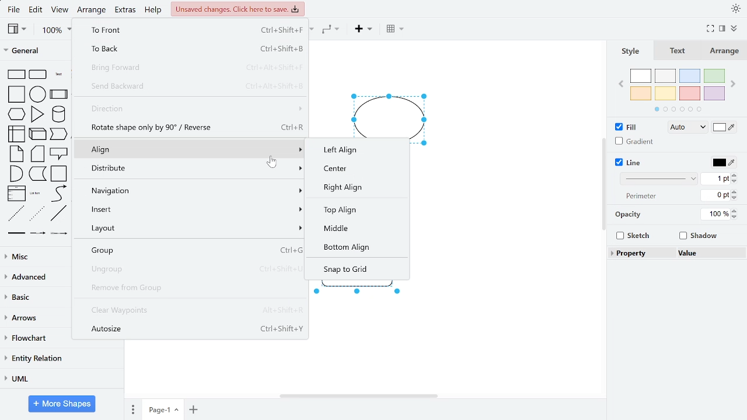  Describe the element at coordinates (357, 188) in the screenshot. I see `right align` at that location.